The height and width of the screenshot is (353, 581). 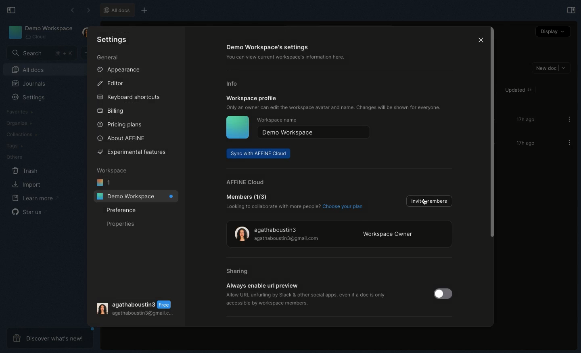 I want to click on Always enable url preview, so click(x=262, y=286).